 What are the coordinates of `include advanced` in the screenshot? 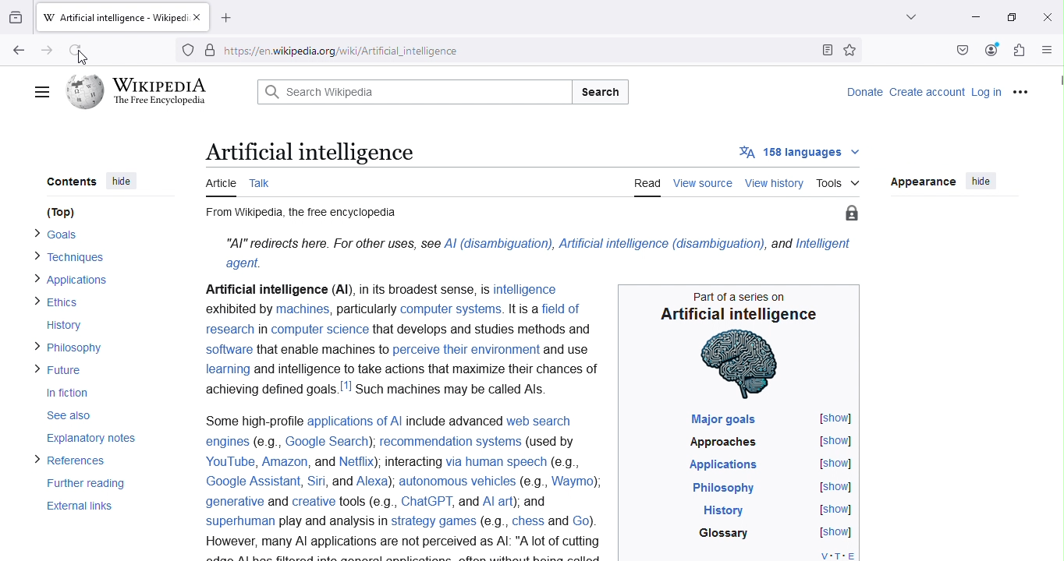 It's located at (456, 422).